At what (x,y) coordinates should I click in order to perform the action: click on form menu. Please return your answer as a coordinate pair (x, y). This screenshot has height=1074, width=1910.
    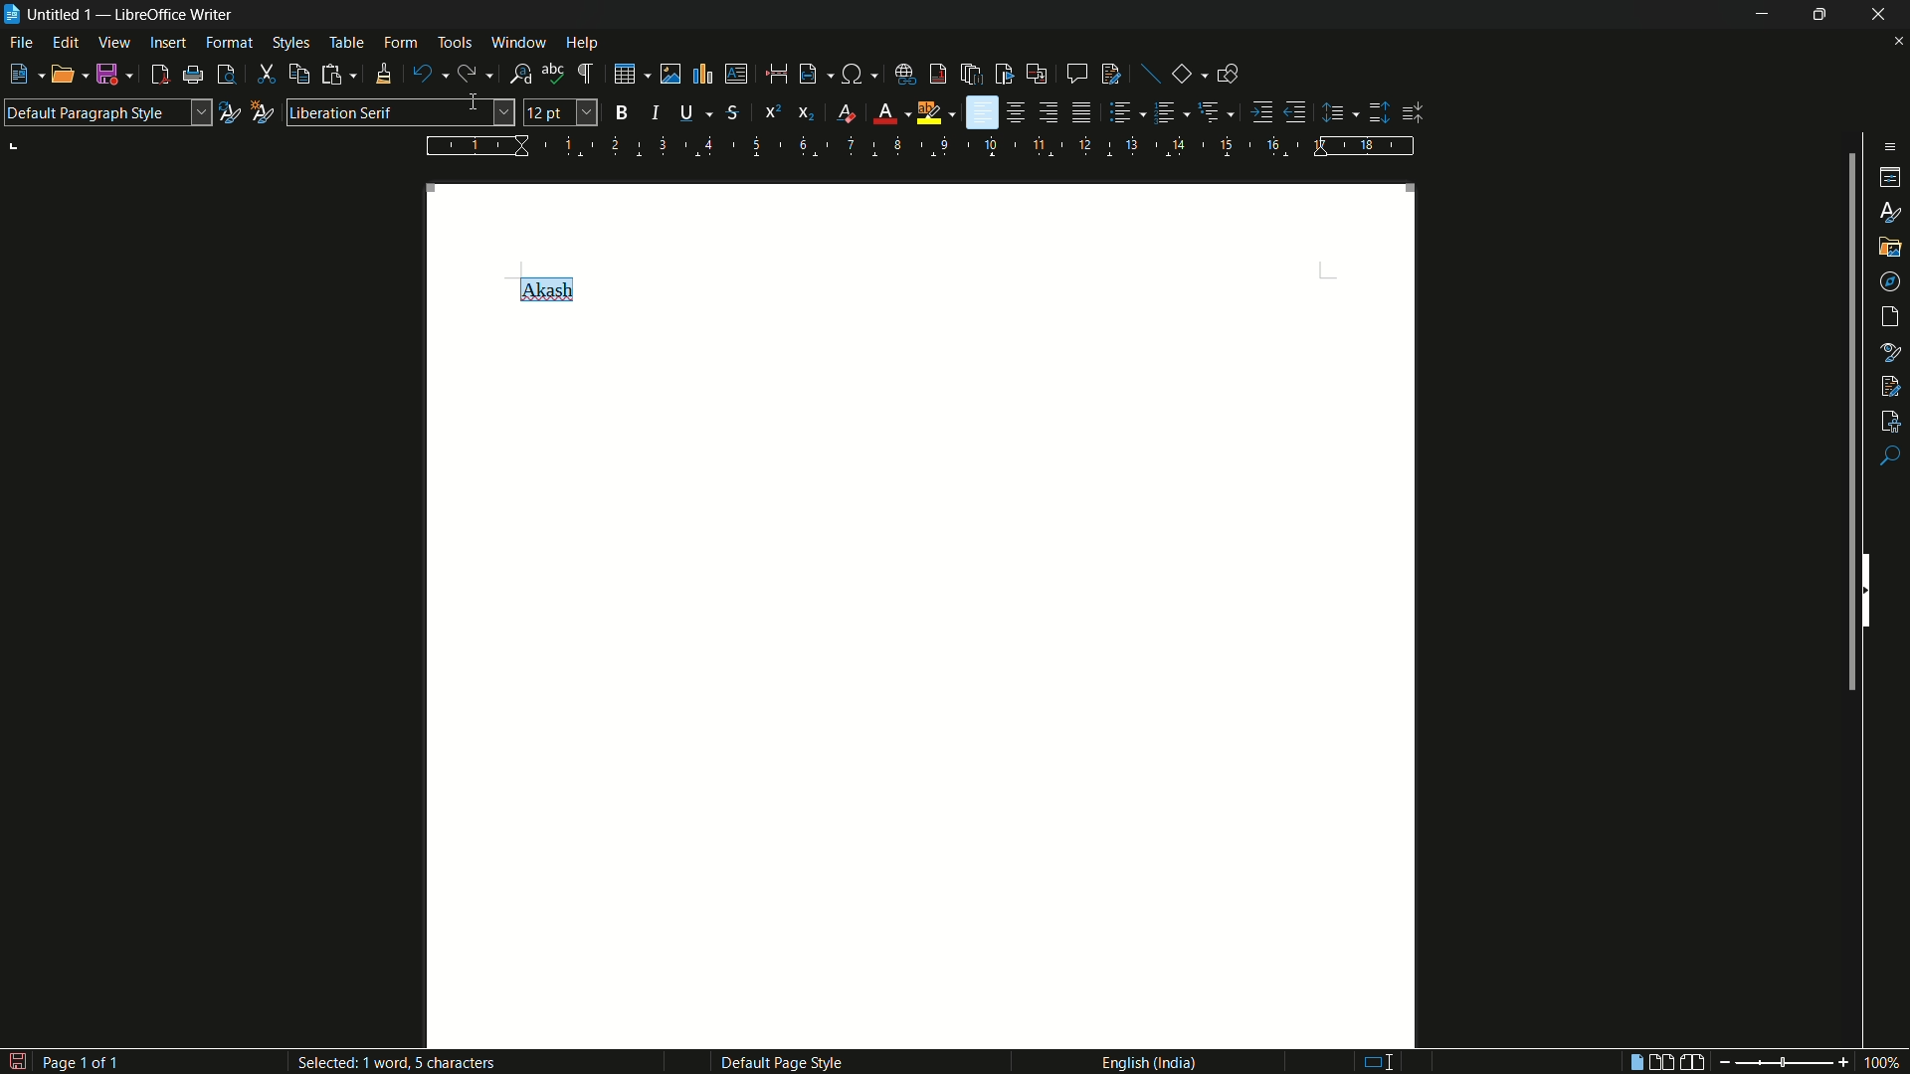
    Looking at the image, I should click on (400, 42).